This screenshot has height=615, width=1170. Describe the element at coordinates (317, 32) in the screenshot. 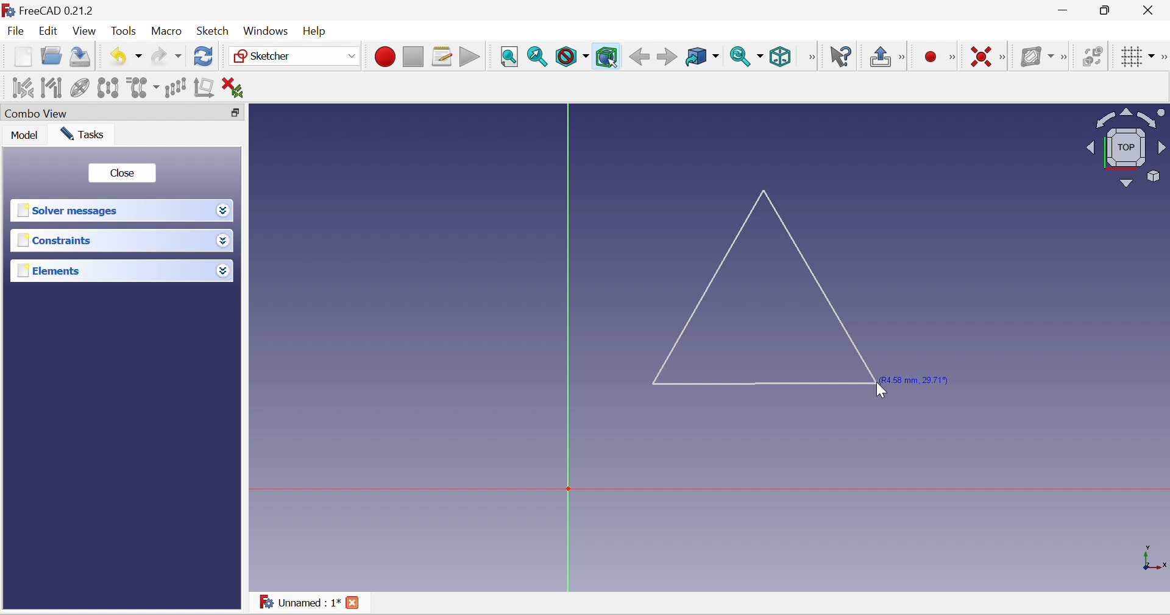

I see `` at that location.